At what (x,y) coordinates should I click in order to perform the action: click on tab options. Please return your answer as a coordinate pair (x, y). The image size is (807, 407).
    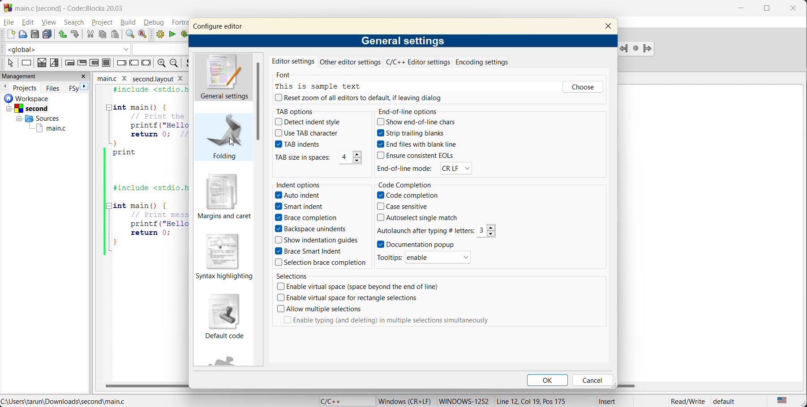
    Looking at the image, I should click on (296, 112).